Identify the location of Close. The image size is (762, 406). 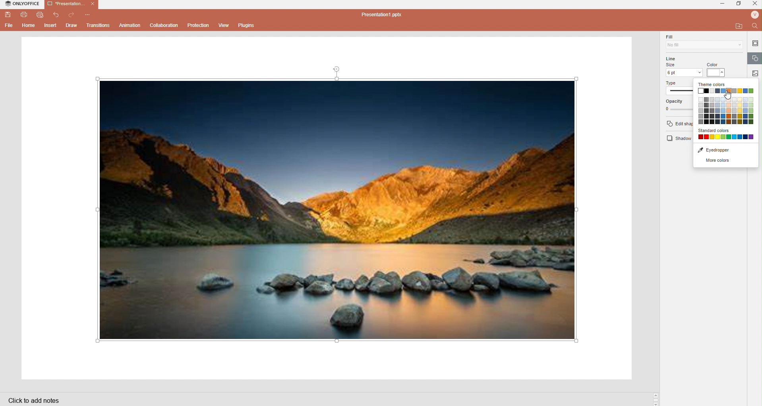
(755, 5).